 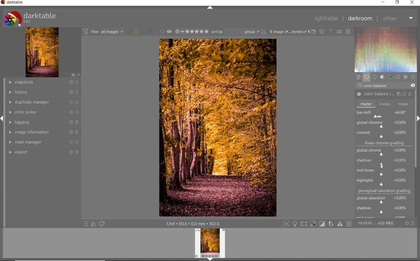 I want to click on linear chroma grading, so click(x=384, y=144).